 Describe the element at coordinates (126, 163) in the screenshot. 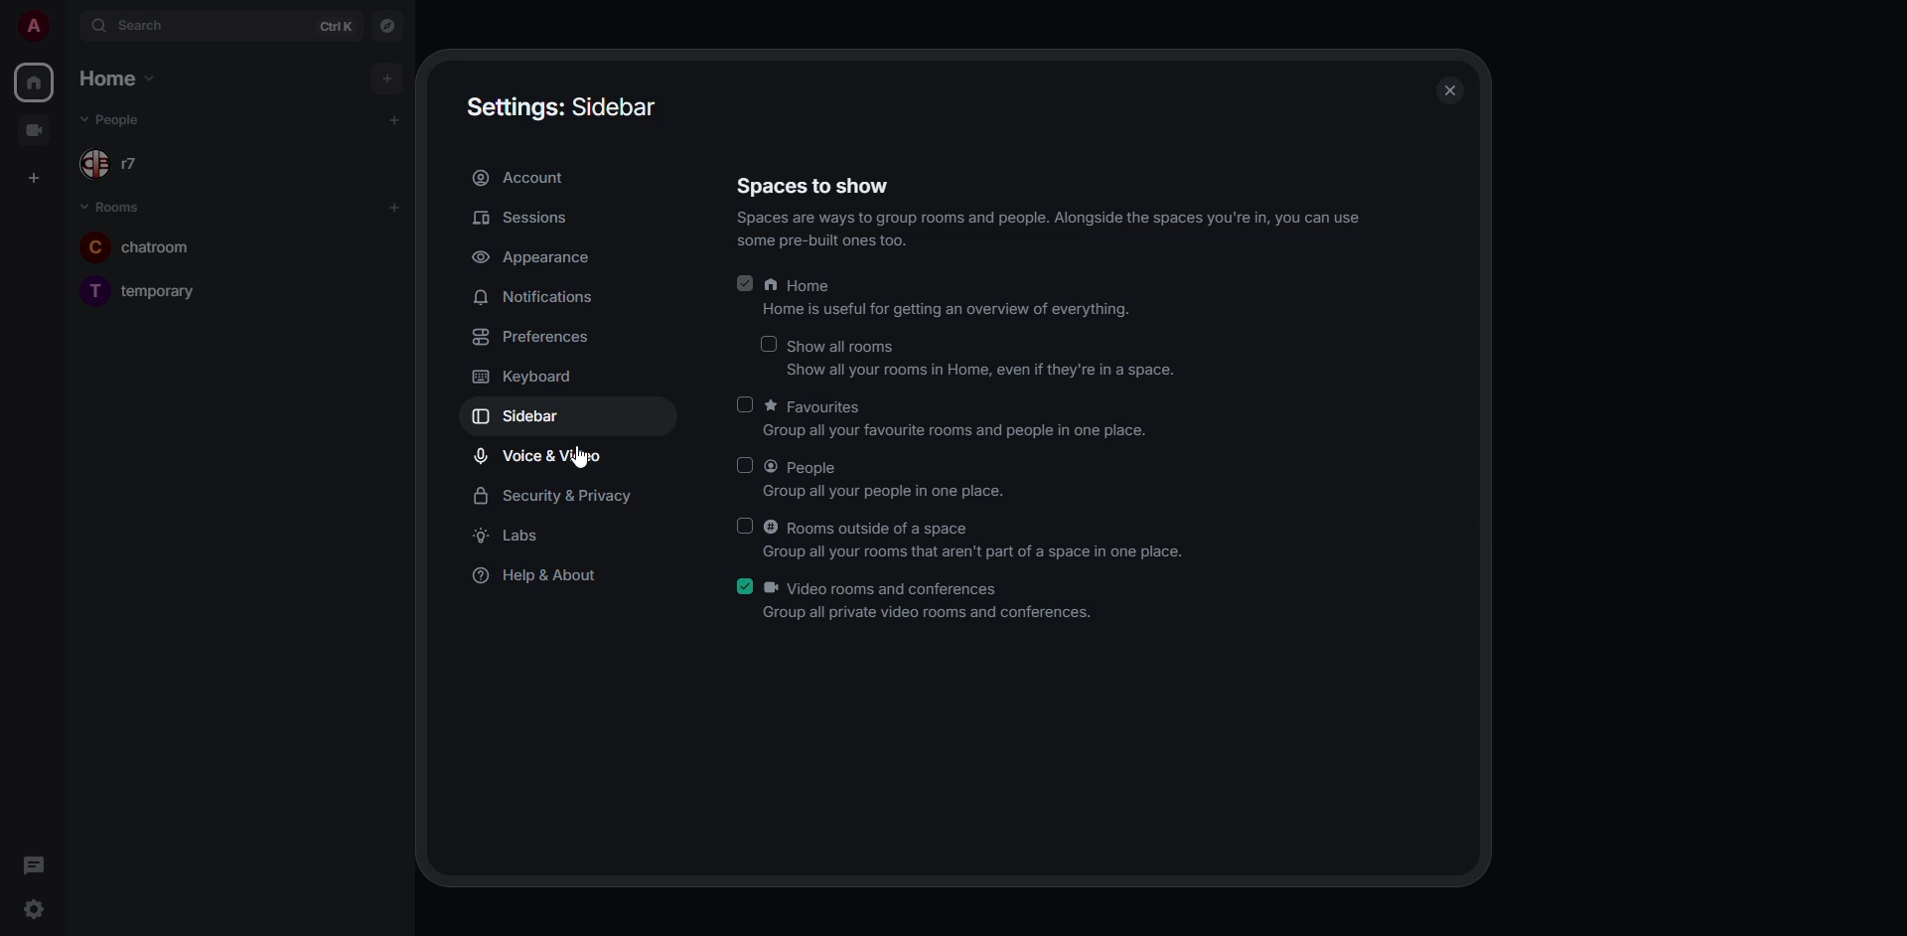

I see `people` at that location.